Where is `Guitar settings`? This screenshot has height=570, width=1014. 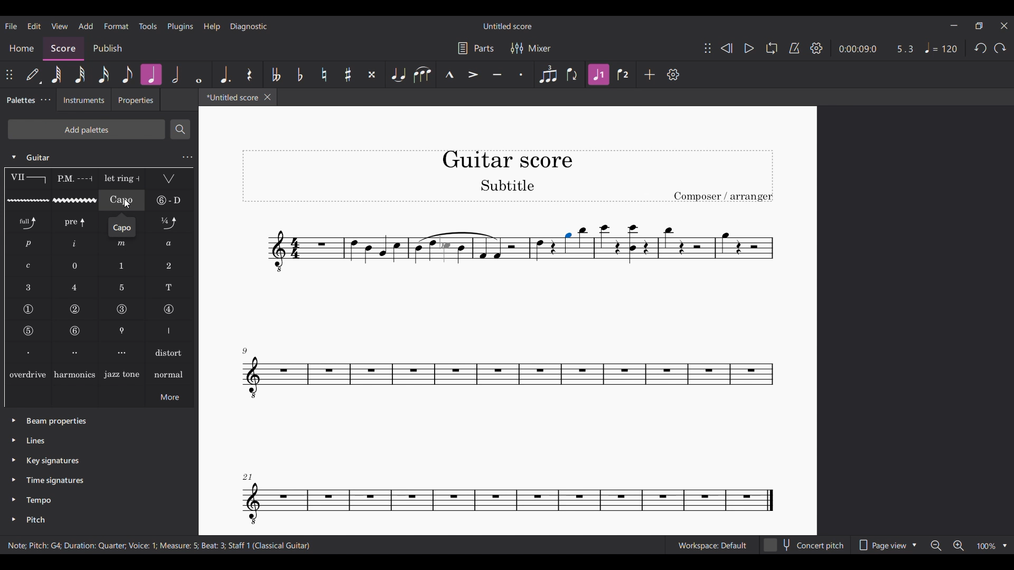
Guitar settings is located at coordinates (187, 157).